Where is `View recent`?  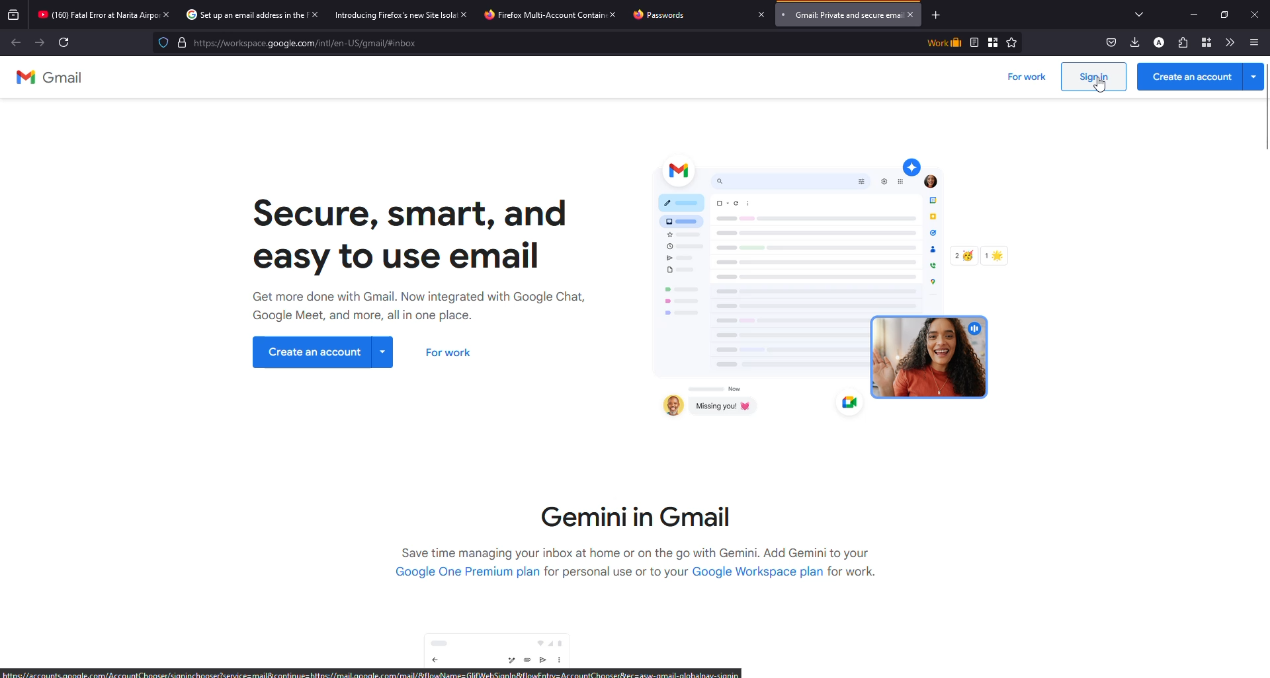
View recent is located at coordinates (13, 13).